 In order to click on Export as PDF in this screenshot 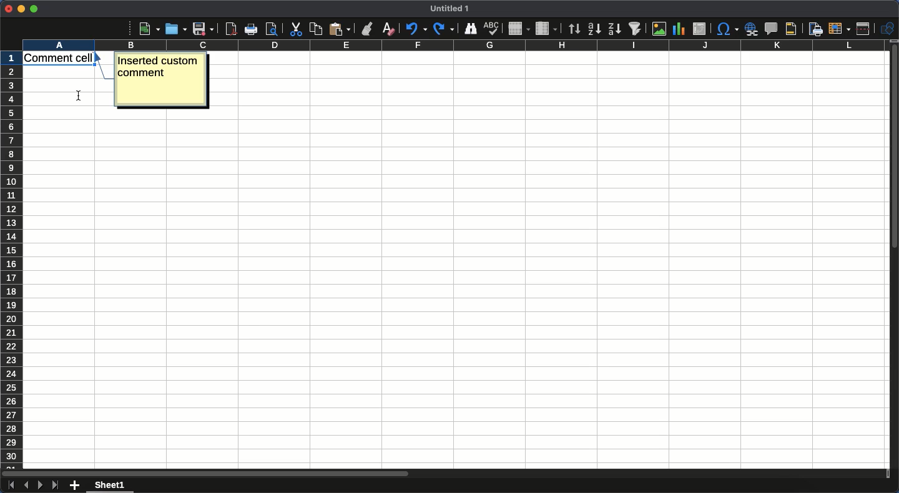, I will do `click(229, 29)`.